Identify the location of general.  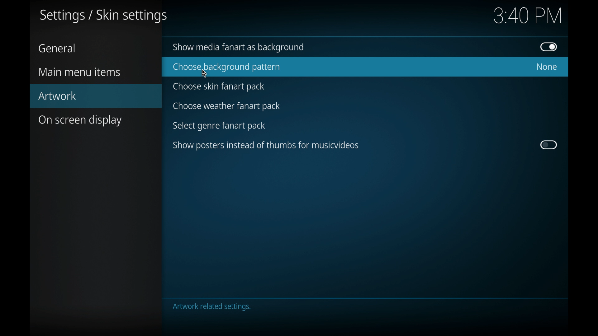
(57, 48).